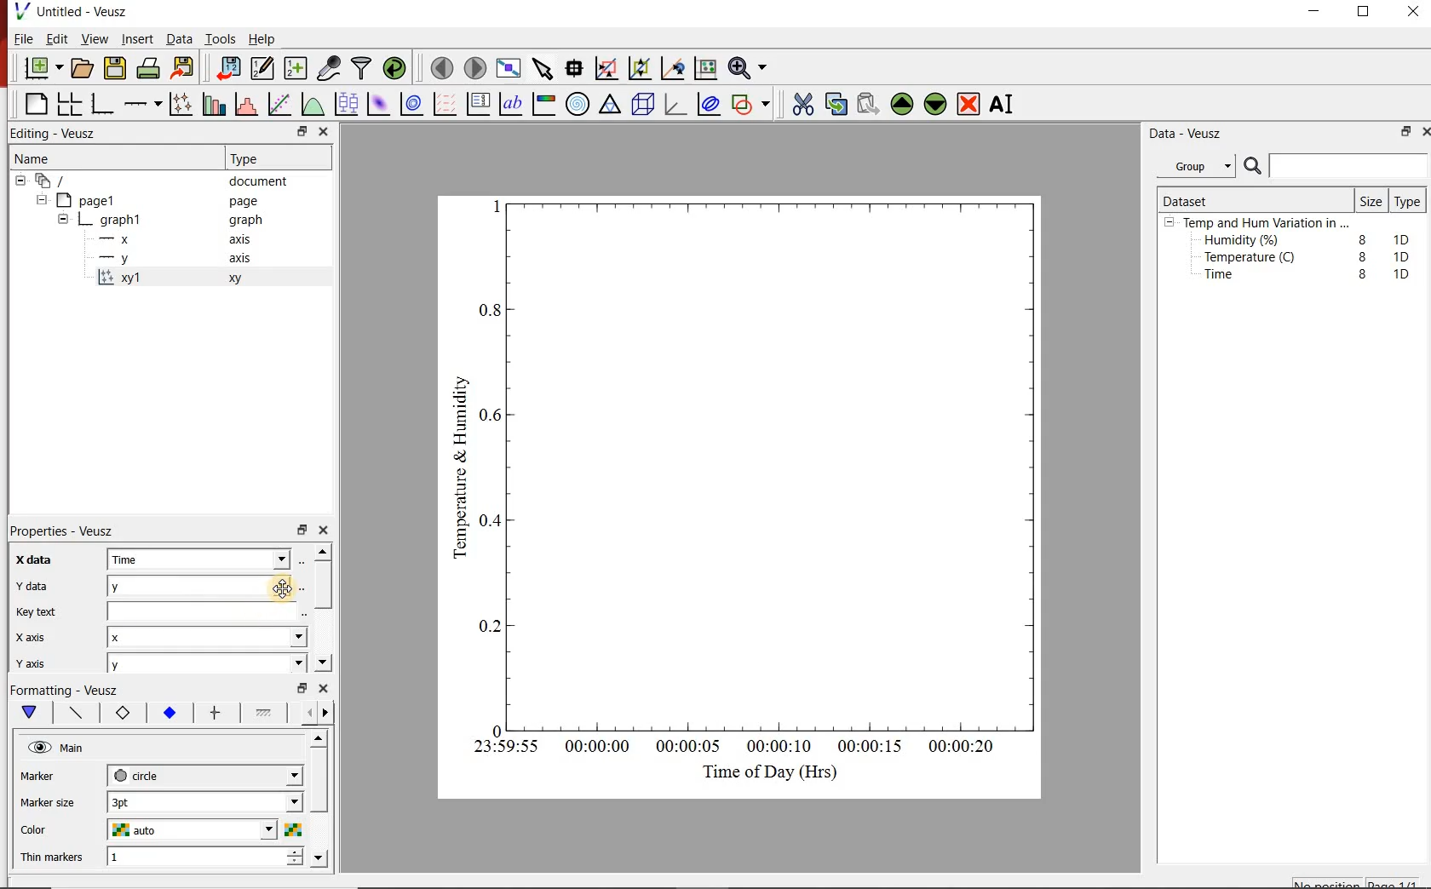  Describe the element at coordinates (129, 258) in the screenshot. I see `y` at that location.